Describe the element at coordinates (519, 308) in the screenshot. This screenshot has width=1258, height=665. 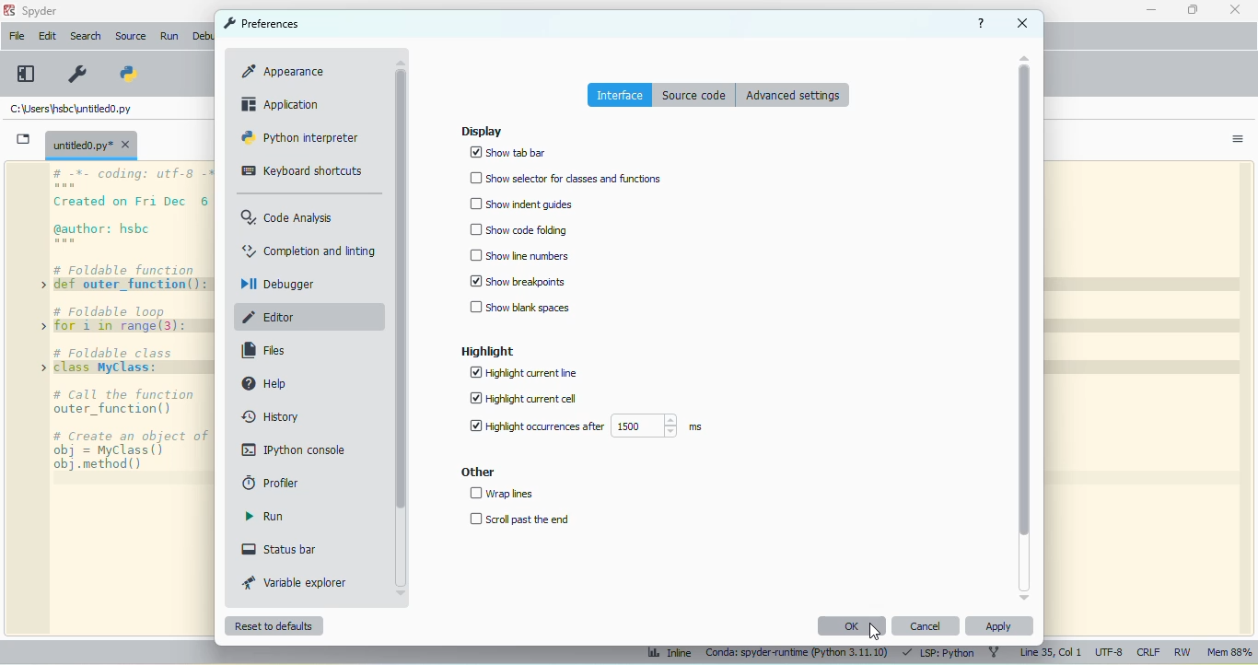
I see `show blank spaces` at that location.